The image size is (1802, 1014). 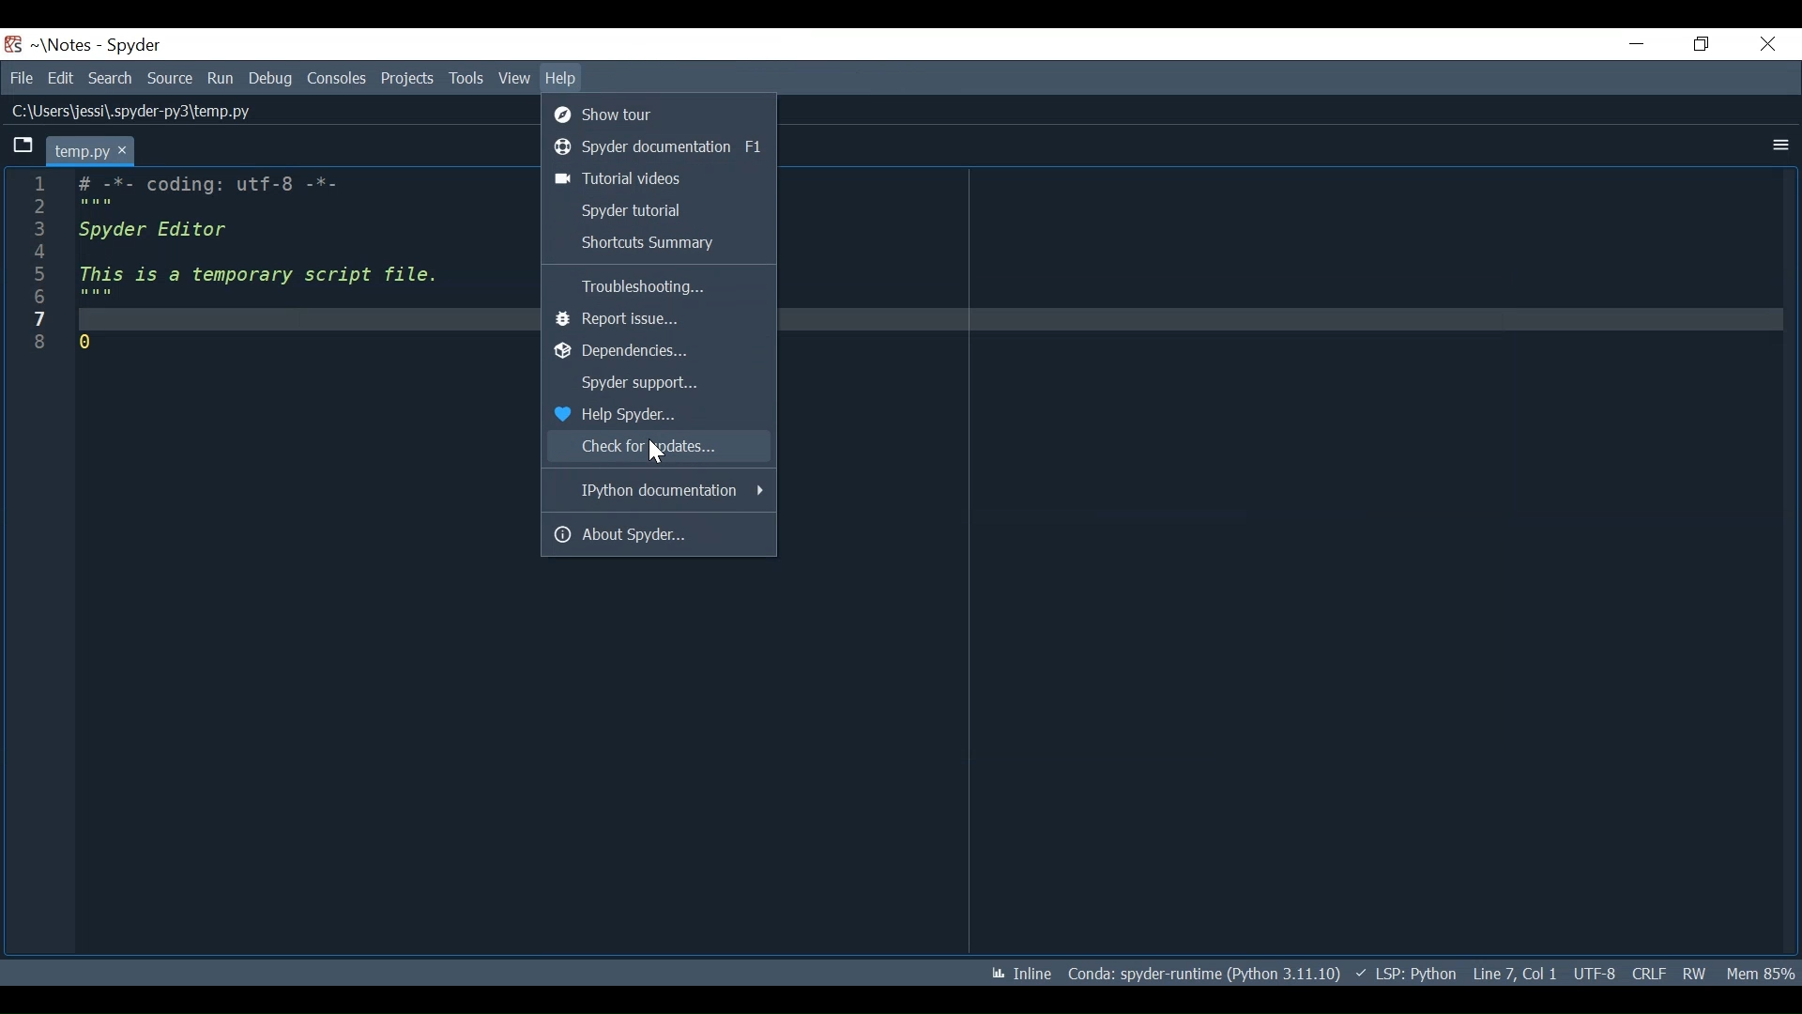 I want to click on Inline, so click(x=1021, y=974).